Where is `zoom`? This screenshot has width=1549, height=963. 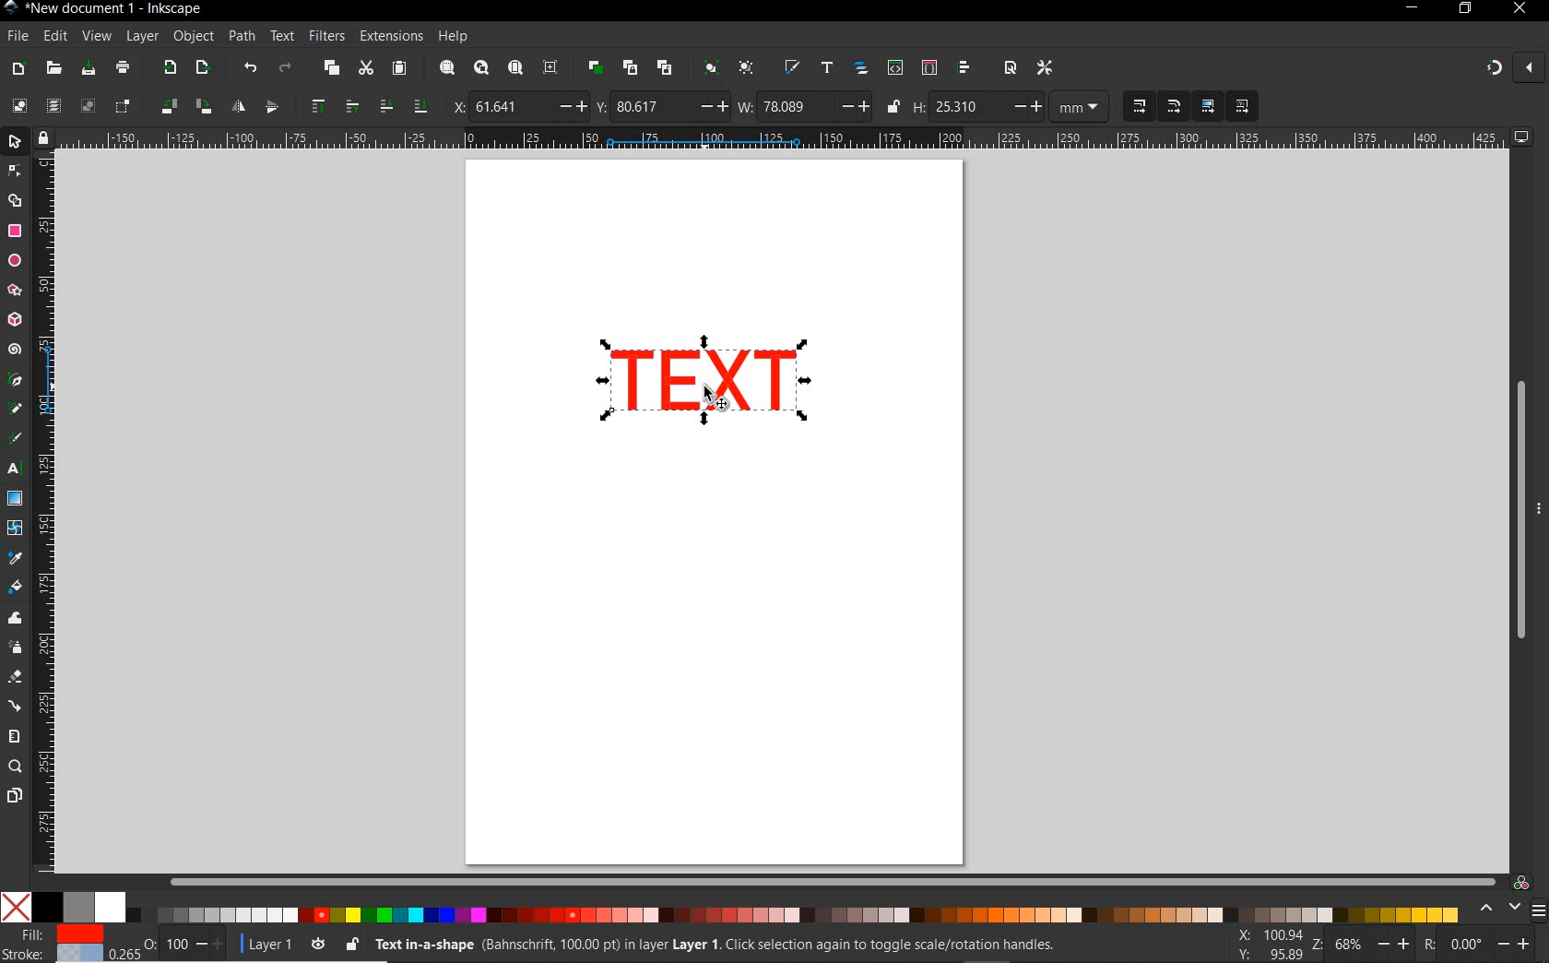
zoom is located at coordinates (1357, 945).